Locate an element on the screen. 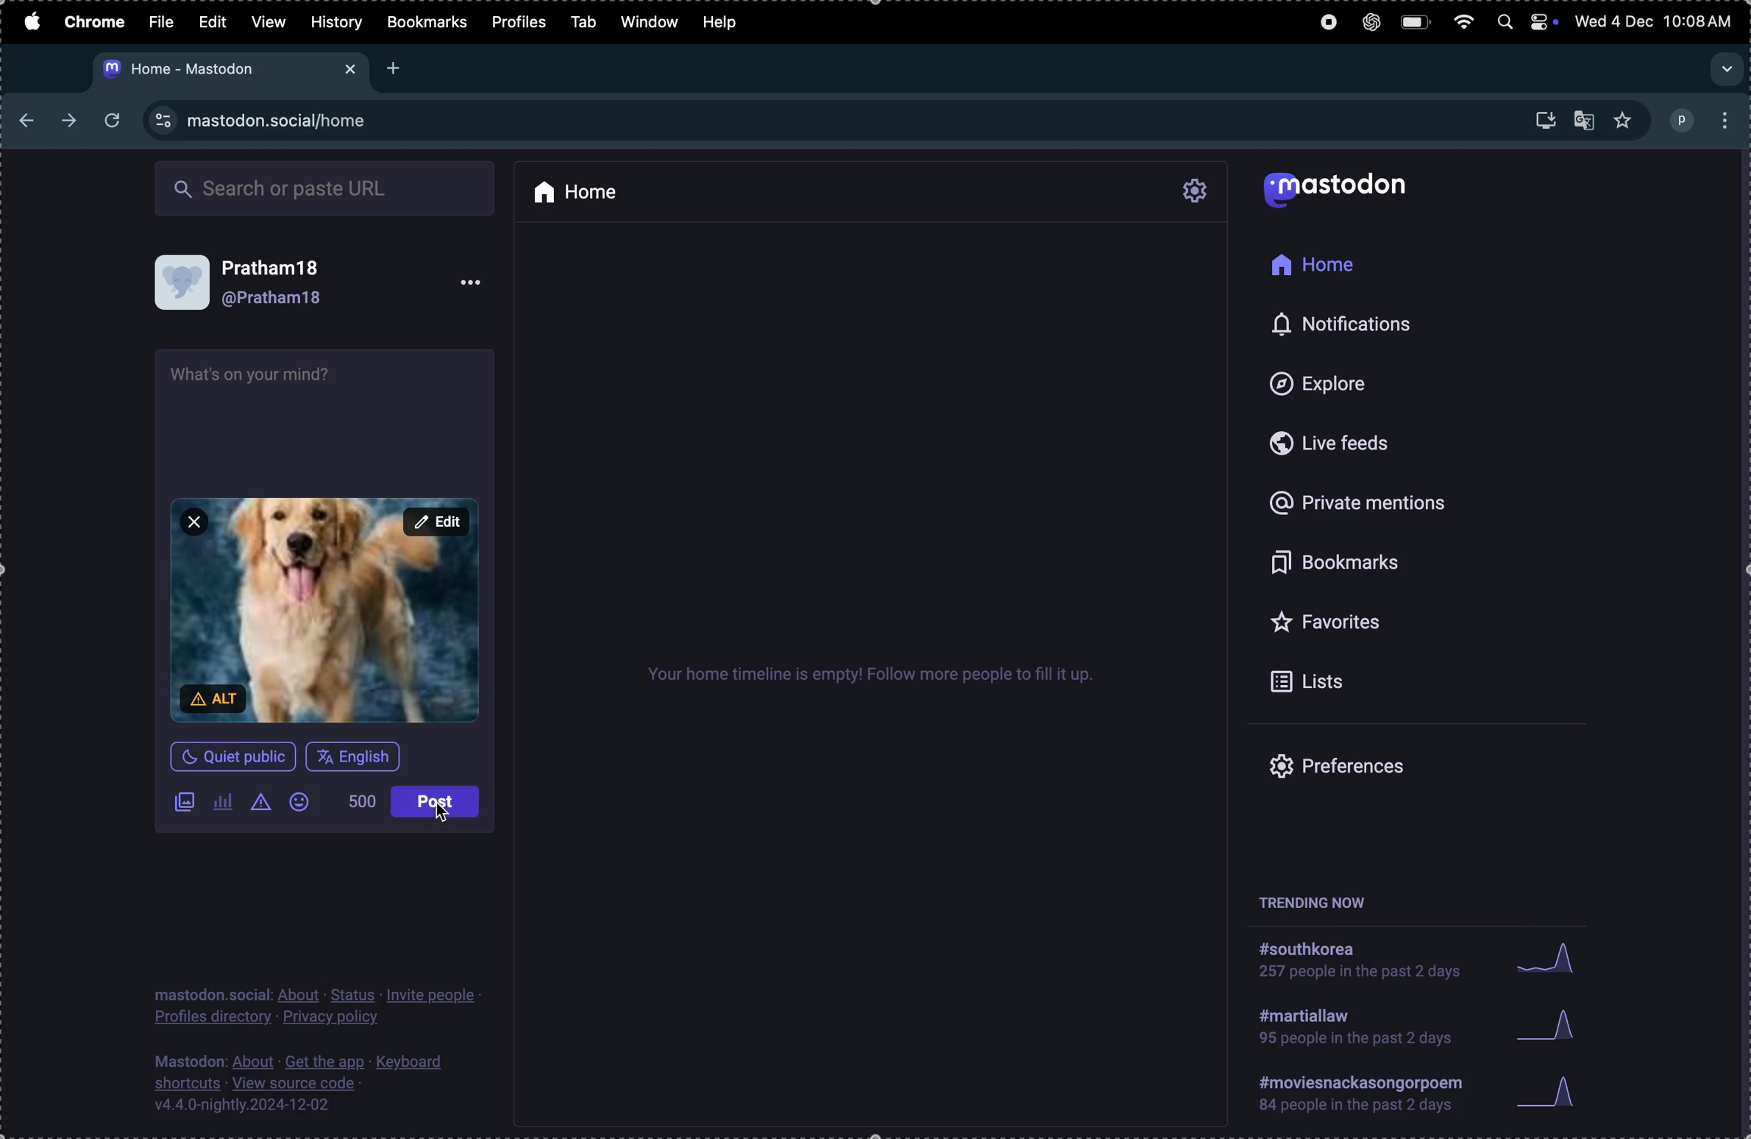 Image resolution: width=1751 pixels, height=1139 pixels. Notifications is located at coordinates (1362, 327).